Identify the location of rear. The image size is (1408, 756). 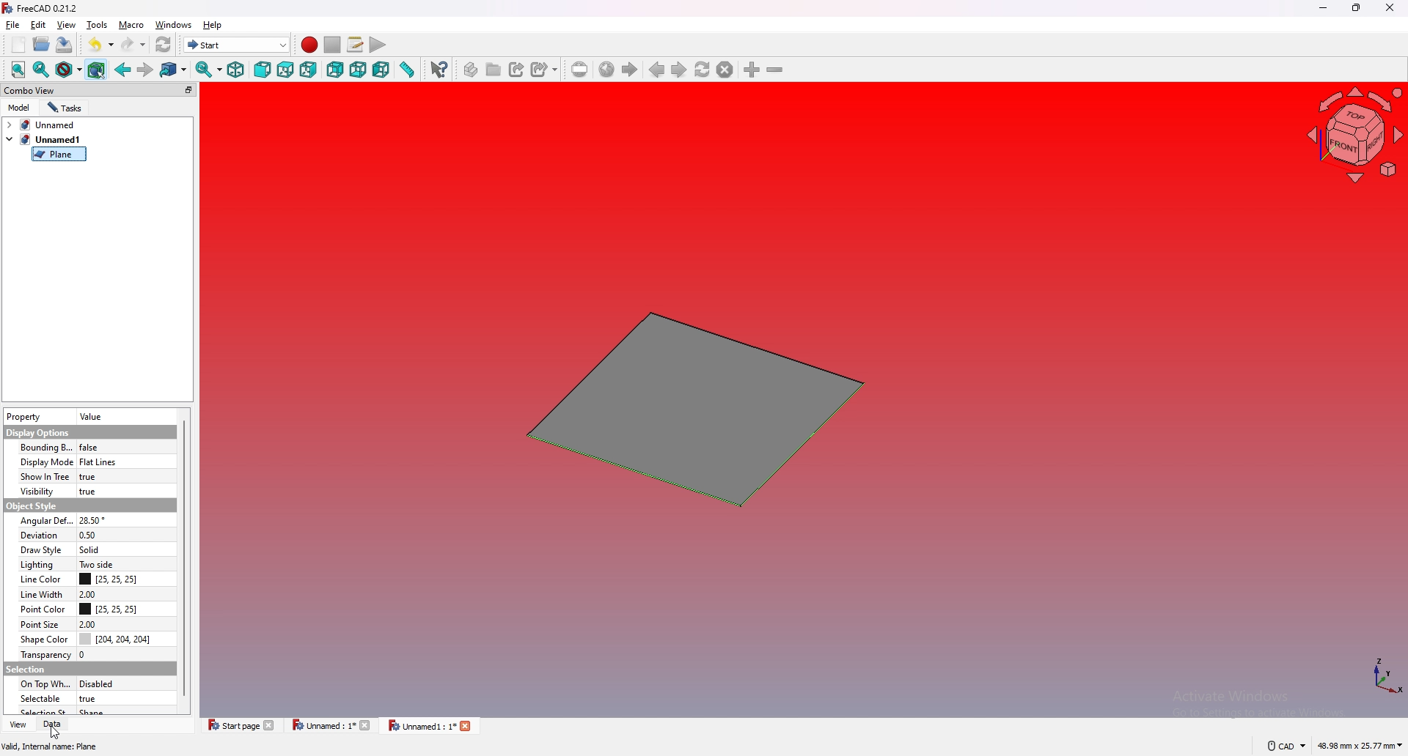
(335, 70).